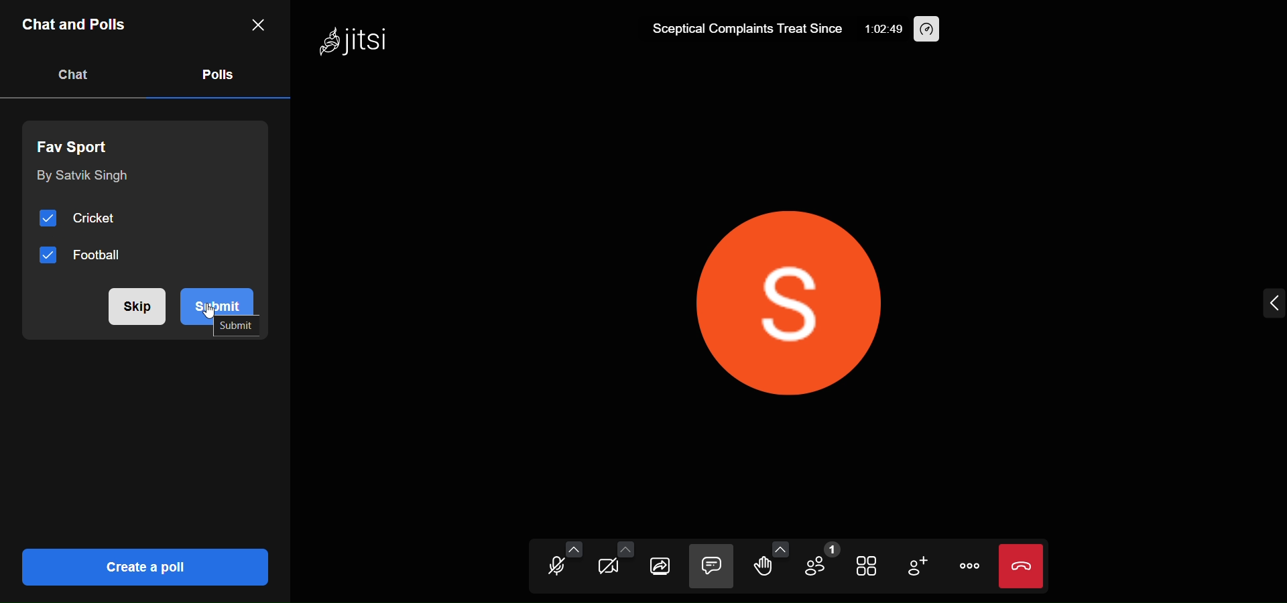  Describe the element at coordinates (1272, 304) in the screenshot. I see `expand` at that location.